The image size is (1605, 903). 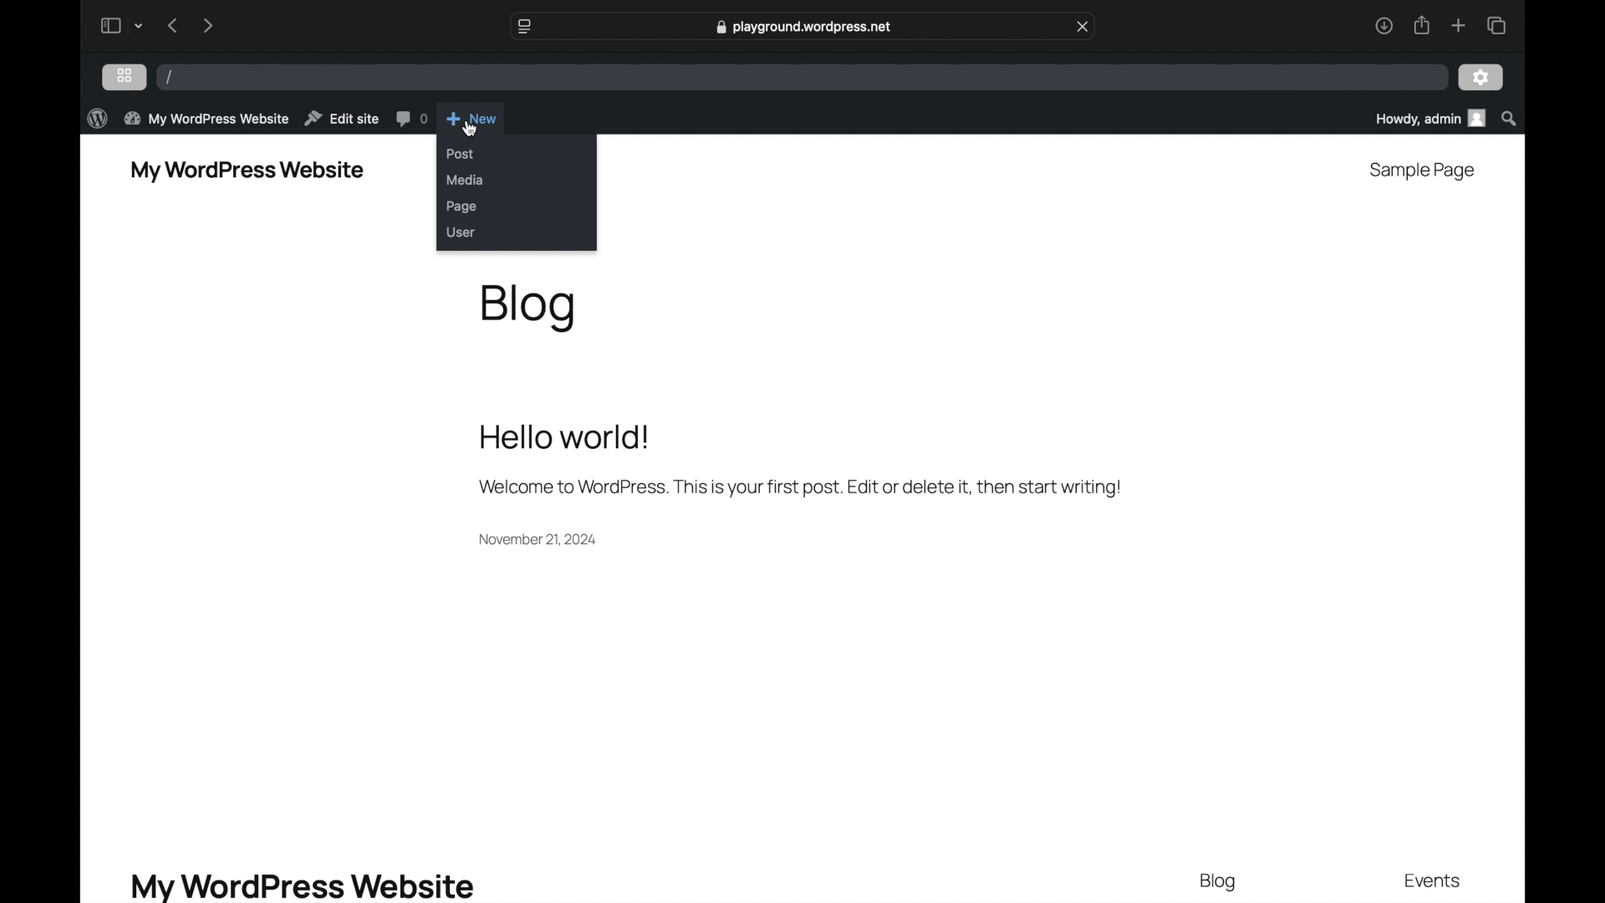 I want to click on media, so click(x=466, y=181).